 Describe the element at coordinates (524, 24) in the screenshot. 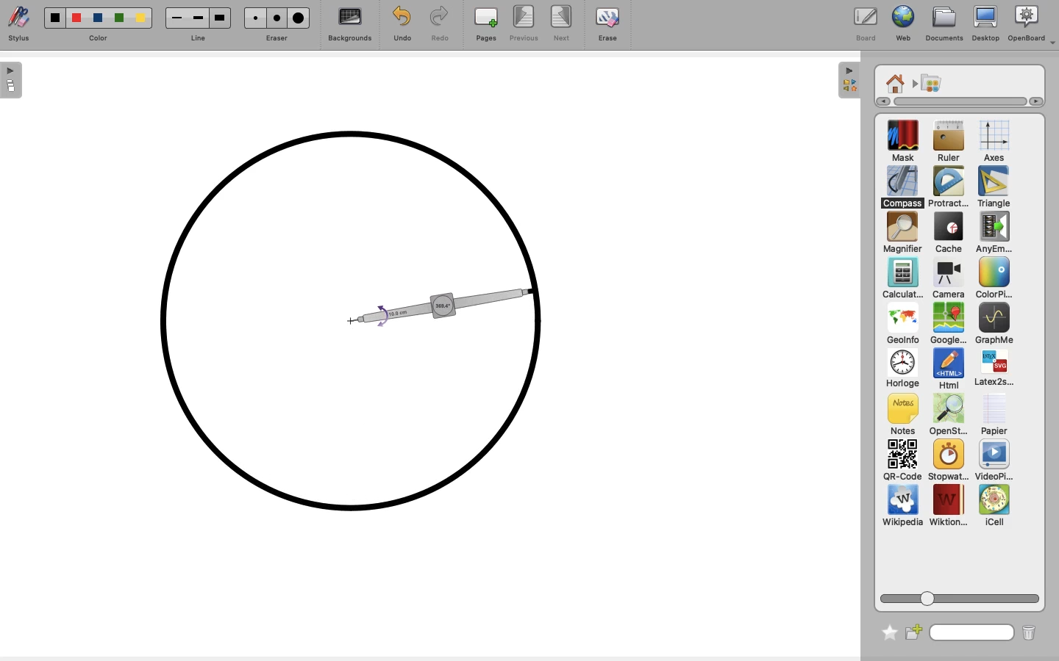

I see `Previous` at that location.